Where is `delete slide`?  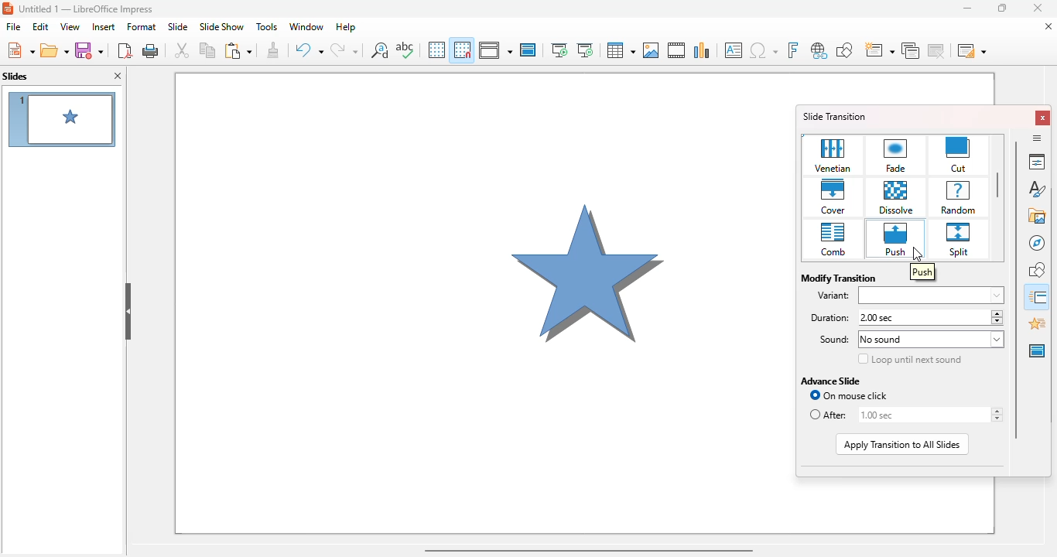 delete slide is located at coordinates (937, 50).